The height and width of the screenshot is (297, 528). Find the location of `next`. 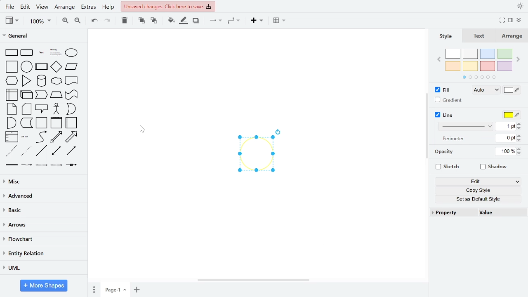

next is located at coordinates (518, 60).